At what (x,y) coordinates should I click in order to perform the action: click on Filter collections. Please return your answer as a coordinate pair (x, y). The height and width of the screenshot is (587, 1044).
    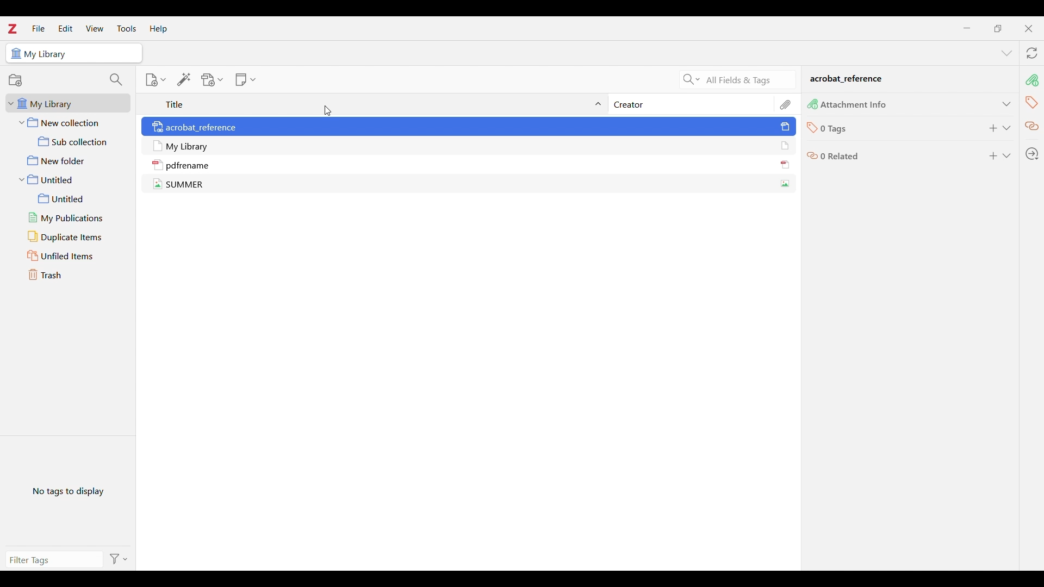
    Looking at the image, I should click on (116, 80).